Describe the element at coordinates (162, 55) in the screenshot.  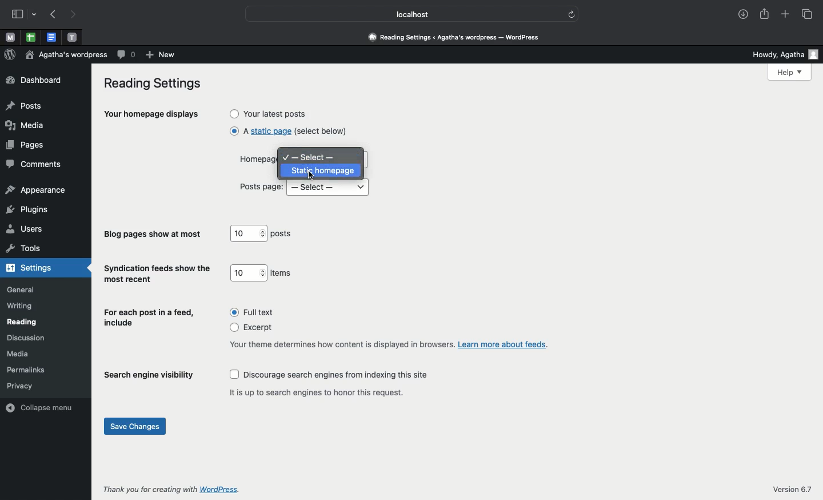
I see `New` at that location.